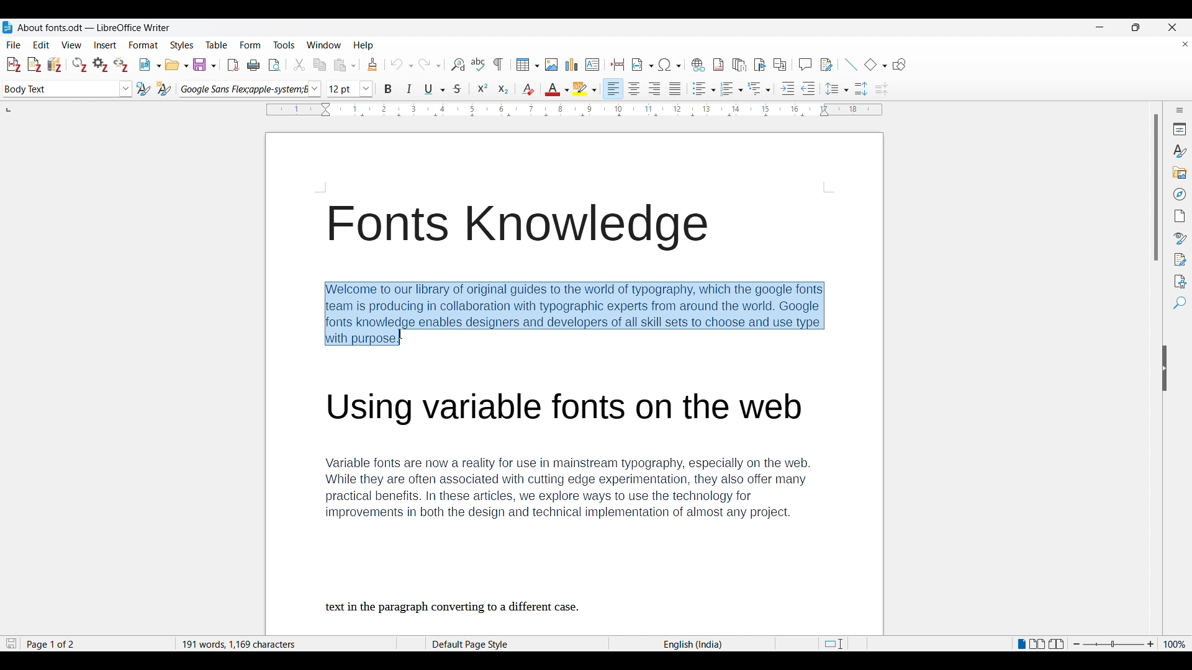 The width and height of the screenshot is (1192, 670). What do you see at coordinates (372, 65) in the screenshot?
I see `Clone formatting` at bounding box center [372, 65].